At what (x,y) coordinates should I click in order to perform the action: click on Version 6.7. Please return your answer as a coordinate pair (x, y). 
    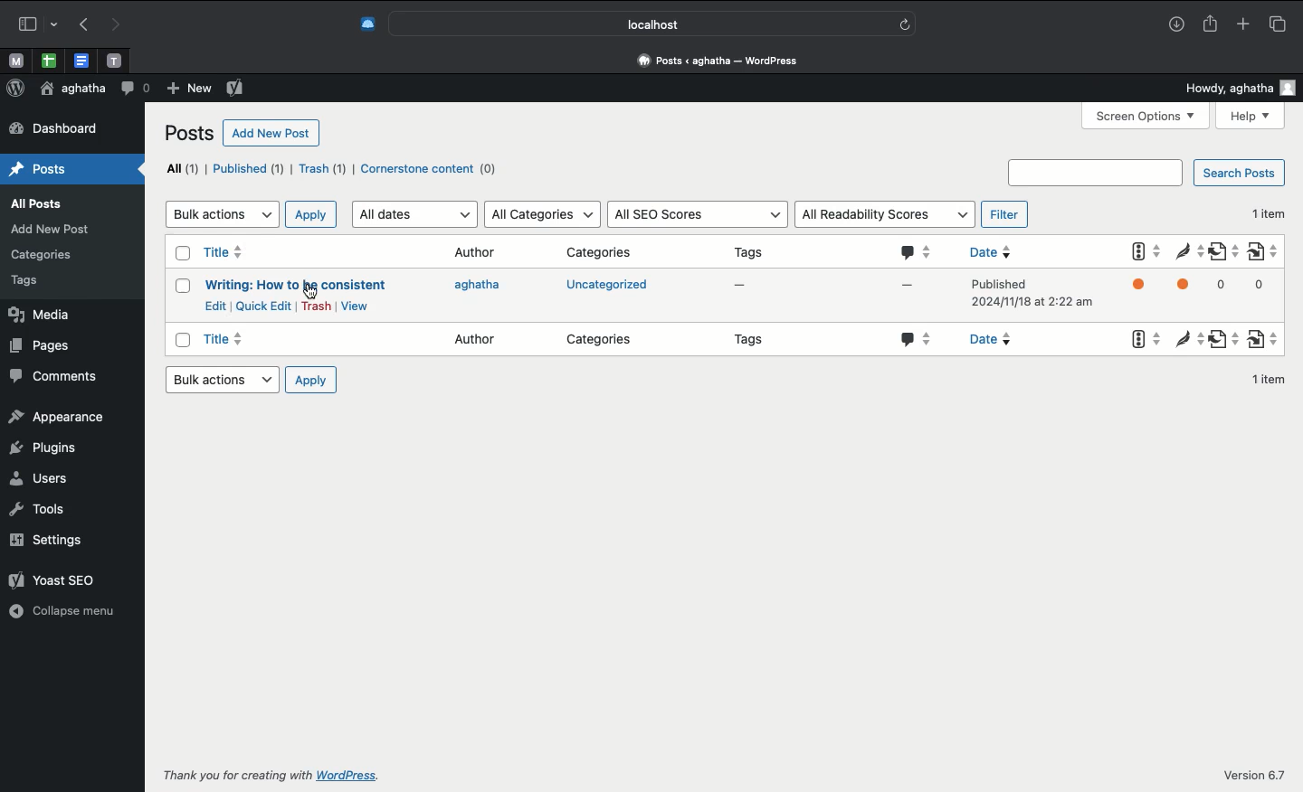
    Looking at the image, I should click on (1255, 775).